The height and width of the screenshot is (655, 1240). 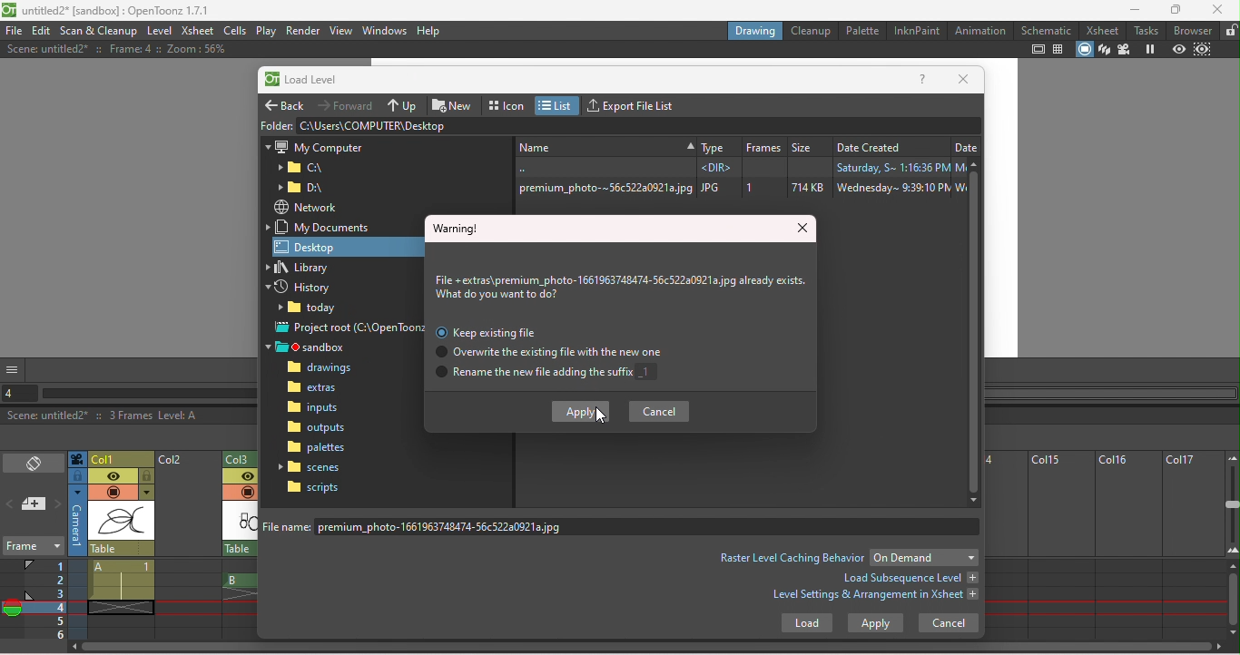 What do you see at coordinates (77, 459) in the screenshot?
I see `Click to select camera` at bounding box center [77, 459].